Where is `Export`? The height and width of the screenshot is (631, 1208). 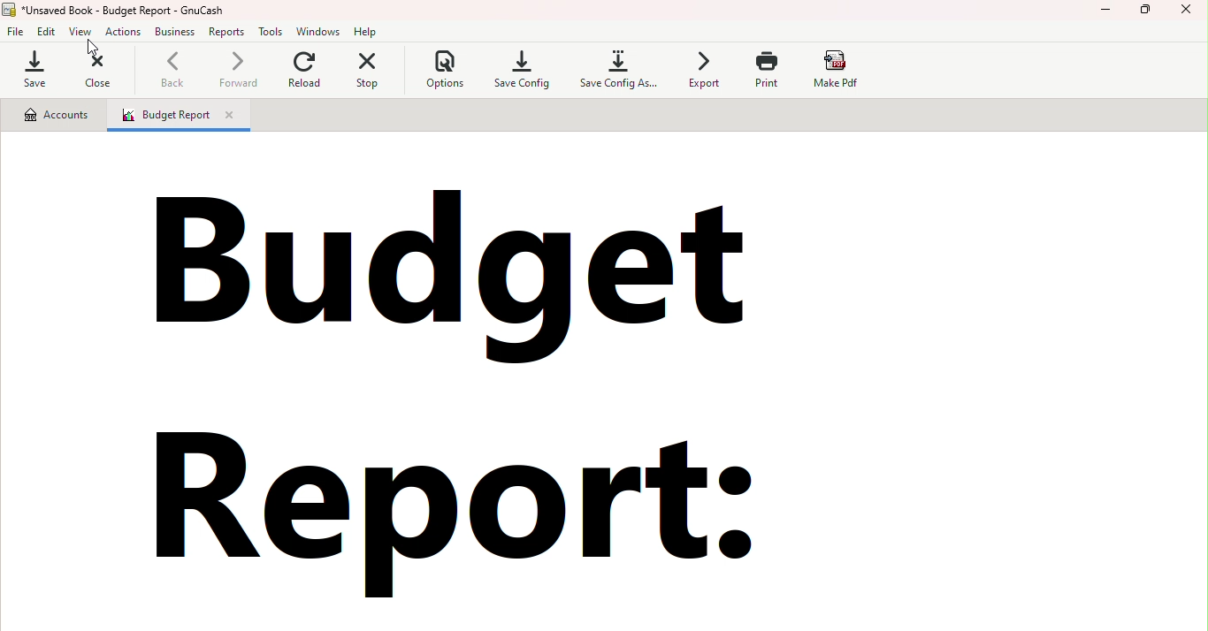
Export is located at coordinates (703, 72).